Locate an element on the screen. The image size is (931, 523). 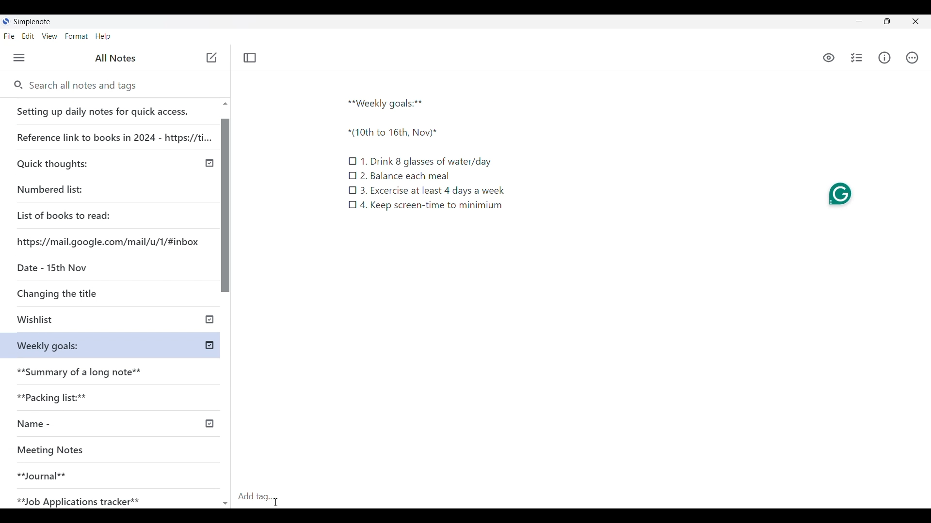
File menu is located at coordinates (9, 36).